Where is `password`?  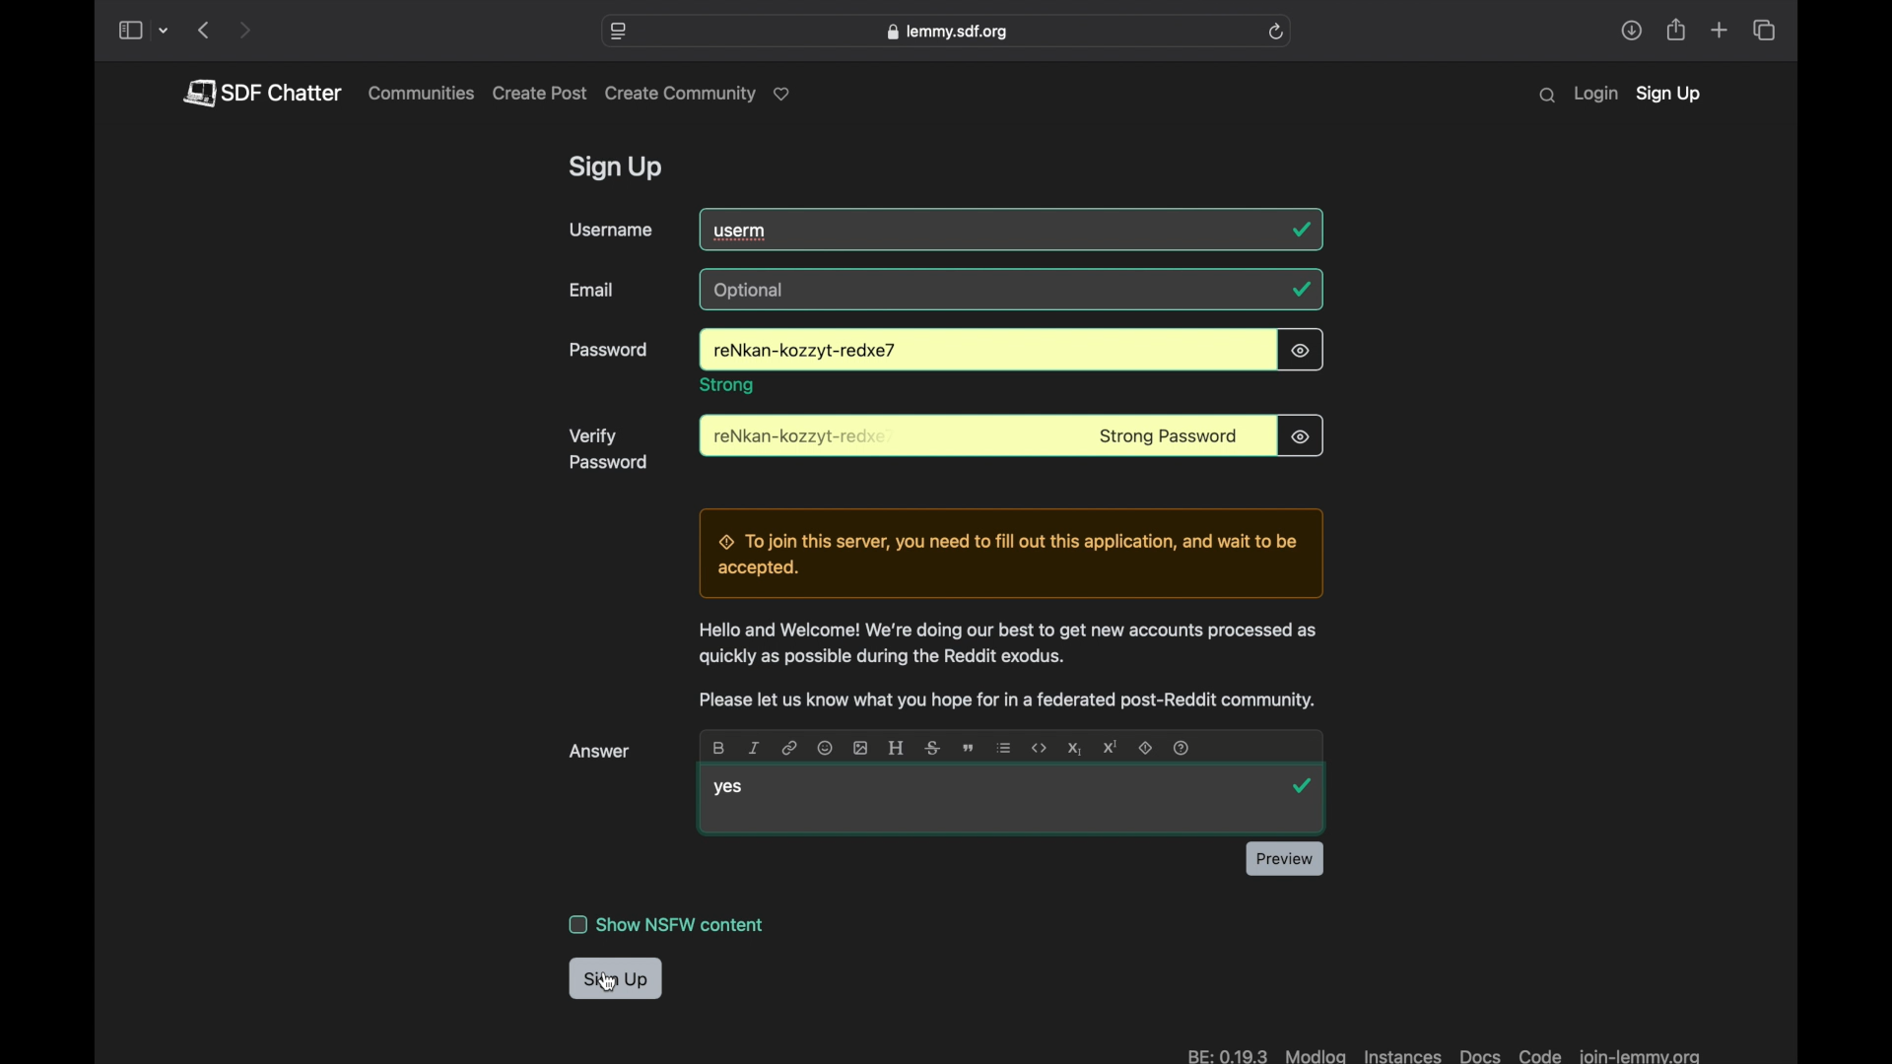
password is located at coordinates (802, 352).